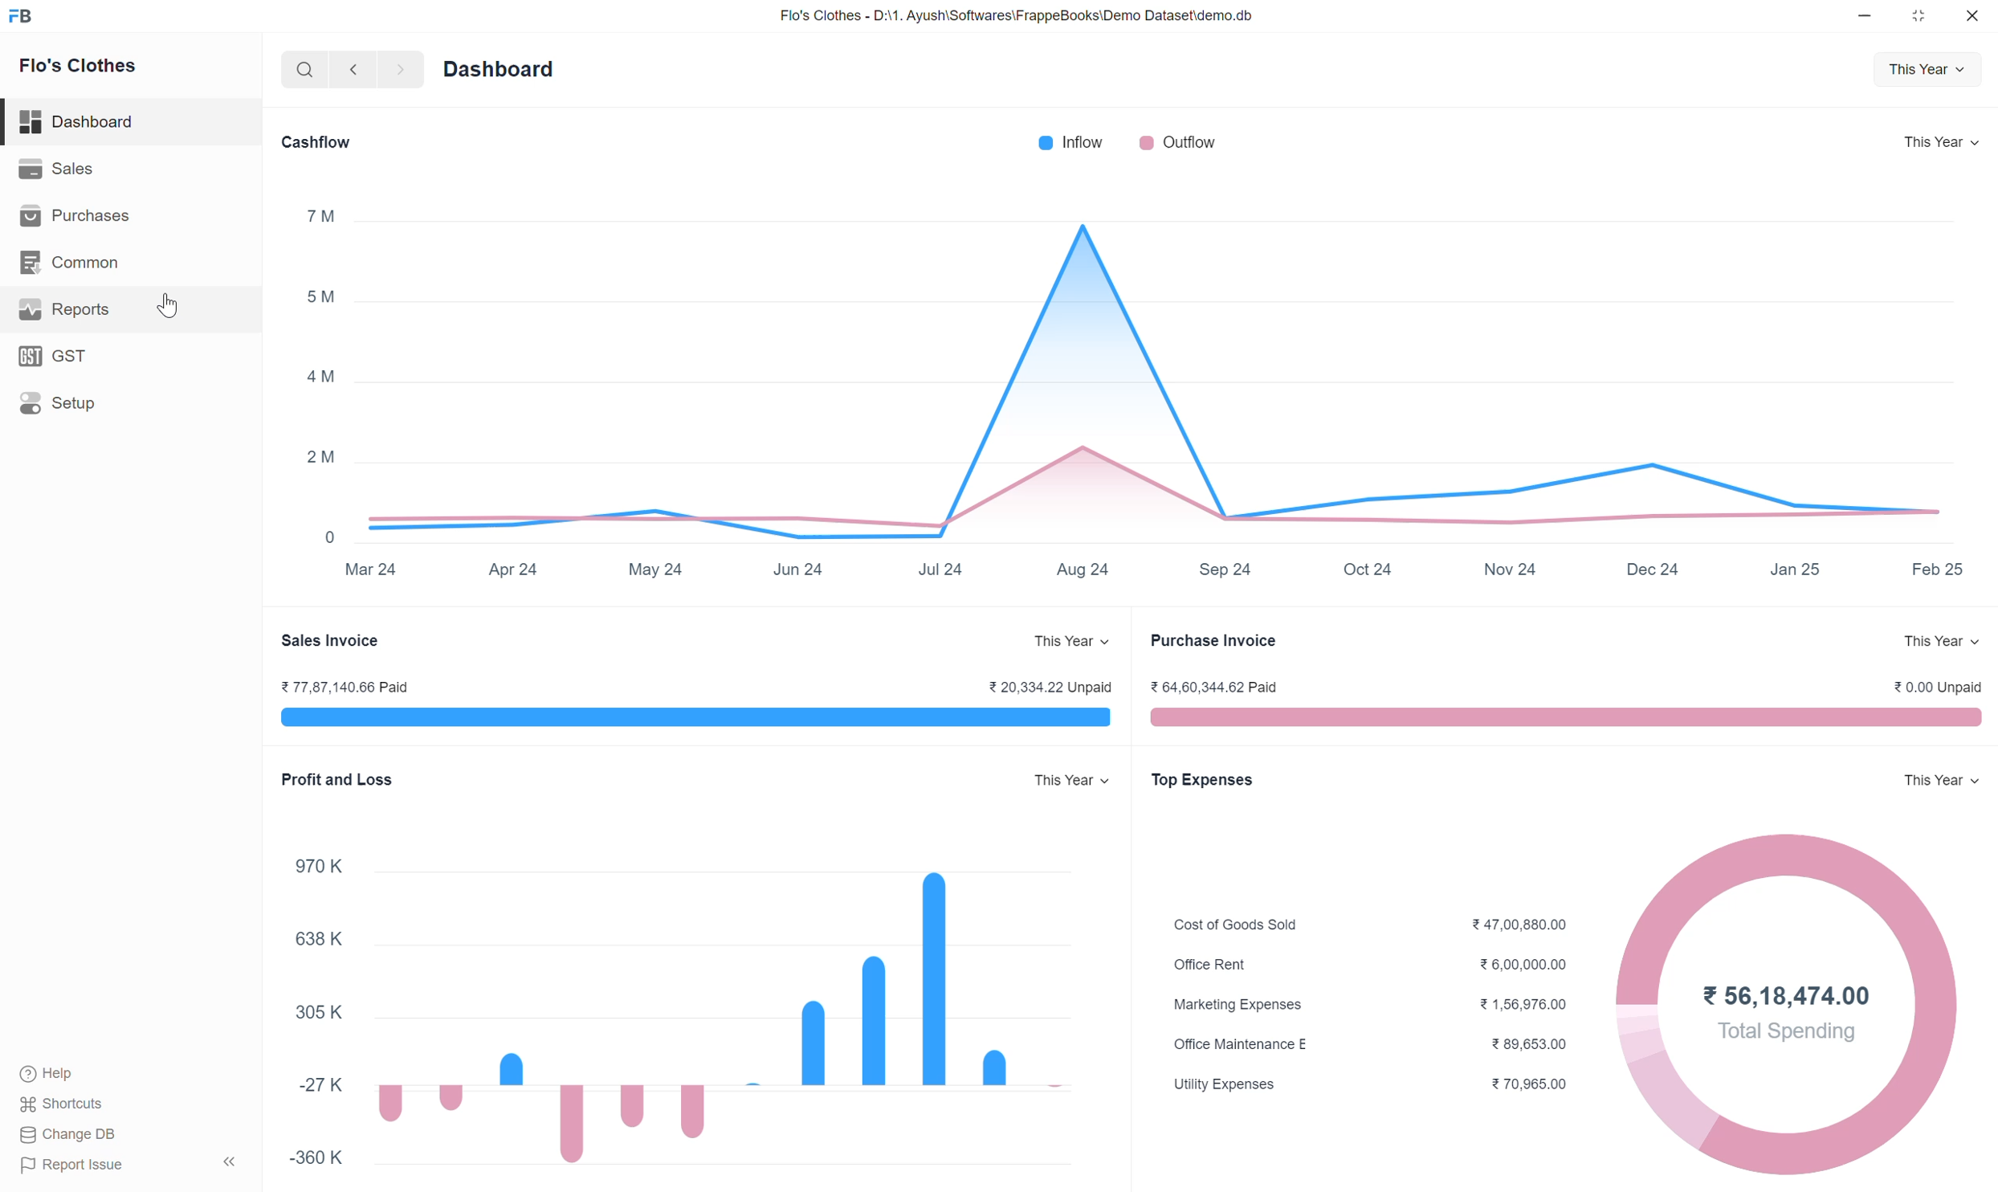 The width and height of the screenshot is (1998, 1192). What do you see at coordinates (1515, 569) in the screenshot?
I see `nov 24` at bounding box center [1515, 569].